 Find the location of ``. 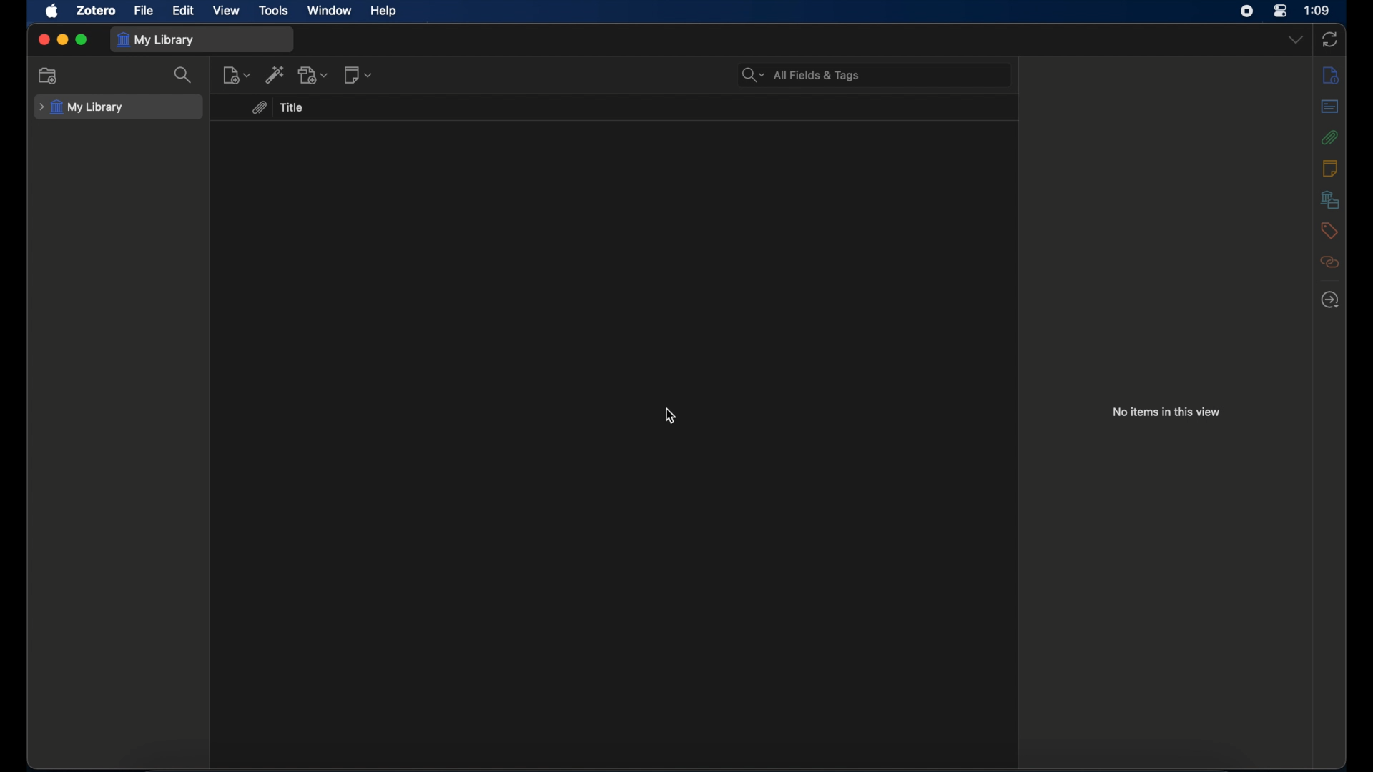

 is located at coordinates (1331, 300).